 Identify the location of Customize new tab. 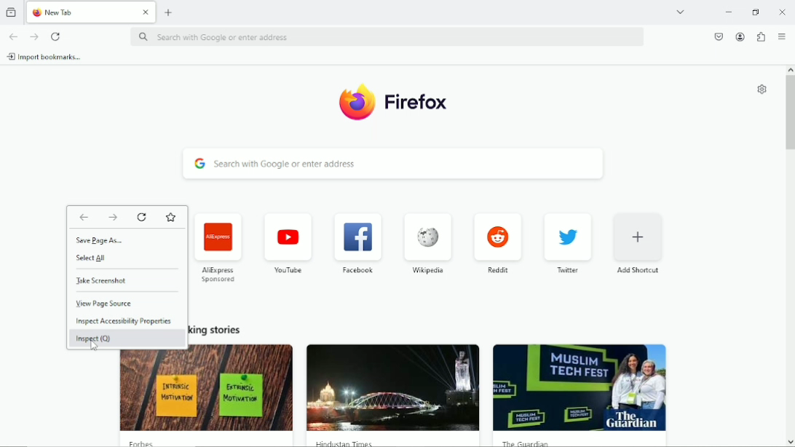
(760, 90).